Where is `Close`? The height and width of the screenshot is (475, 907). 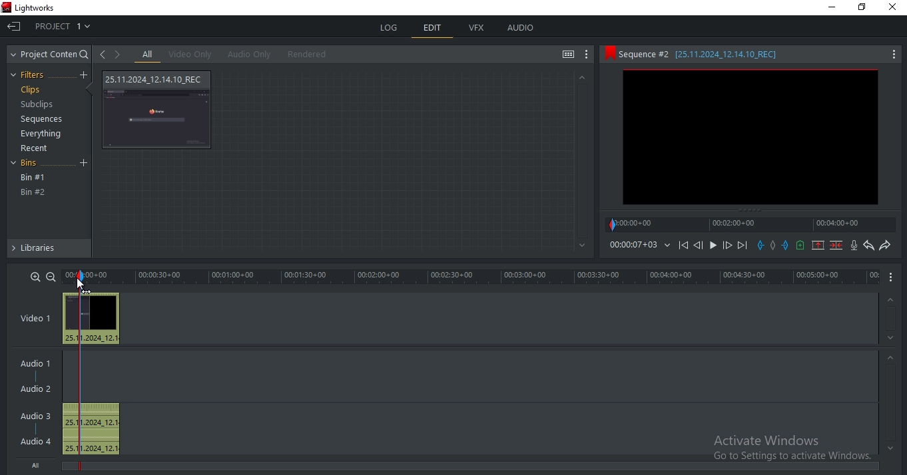 Close is located at coordinates (894, 11).